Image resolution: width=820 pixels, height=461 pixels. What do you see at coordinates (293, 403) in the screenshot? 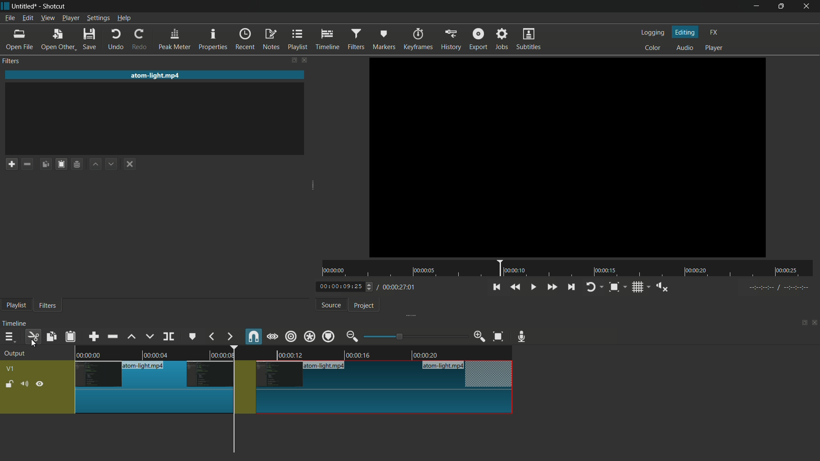
I see `` at bounding box center [293, 403].